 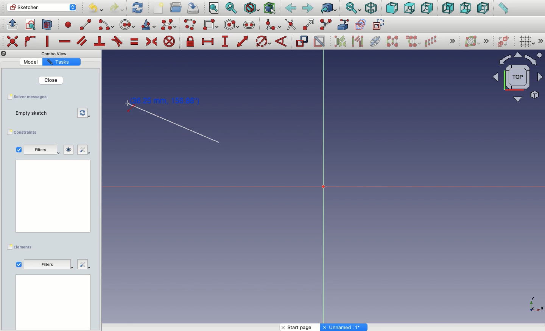 What do you see at coordinates (56, 54) in the screenshot?
I see `` at bounding box center [56, 54].